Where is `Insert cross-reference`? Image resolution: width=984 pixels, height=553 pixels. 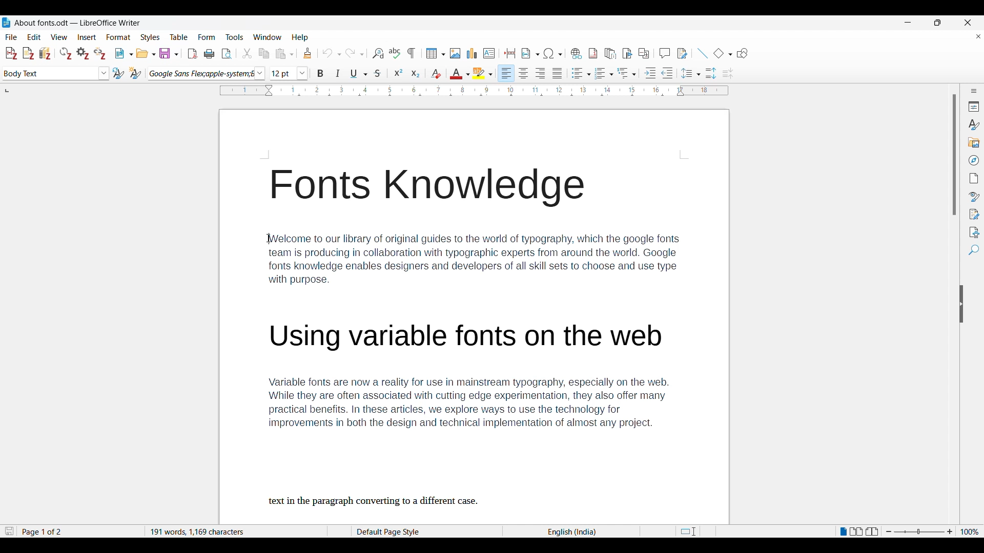
Insert cross-reference is located at coordinates (644, 53).